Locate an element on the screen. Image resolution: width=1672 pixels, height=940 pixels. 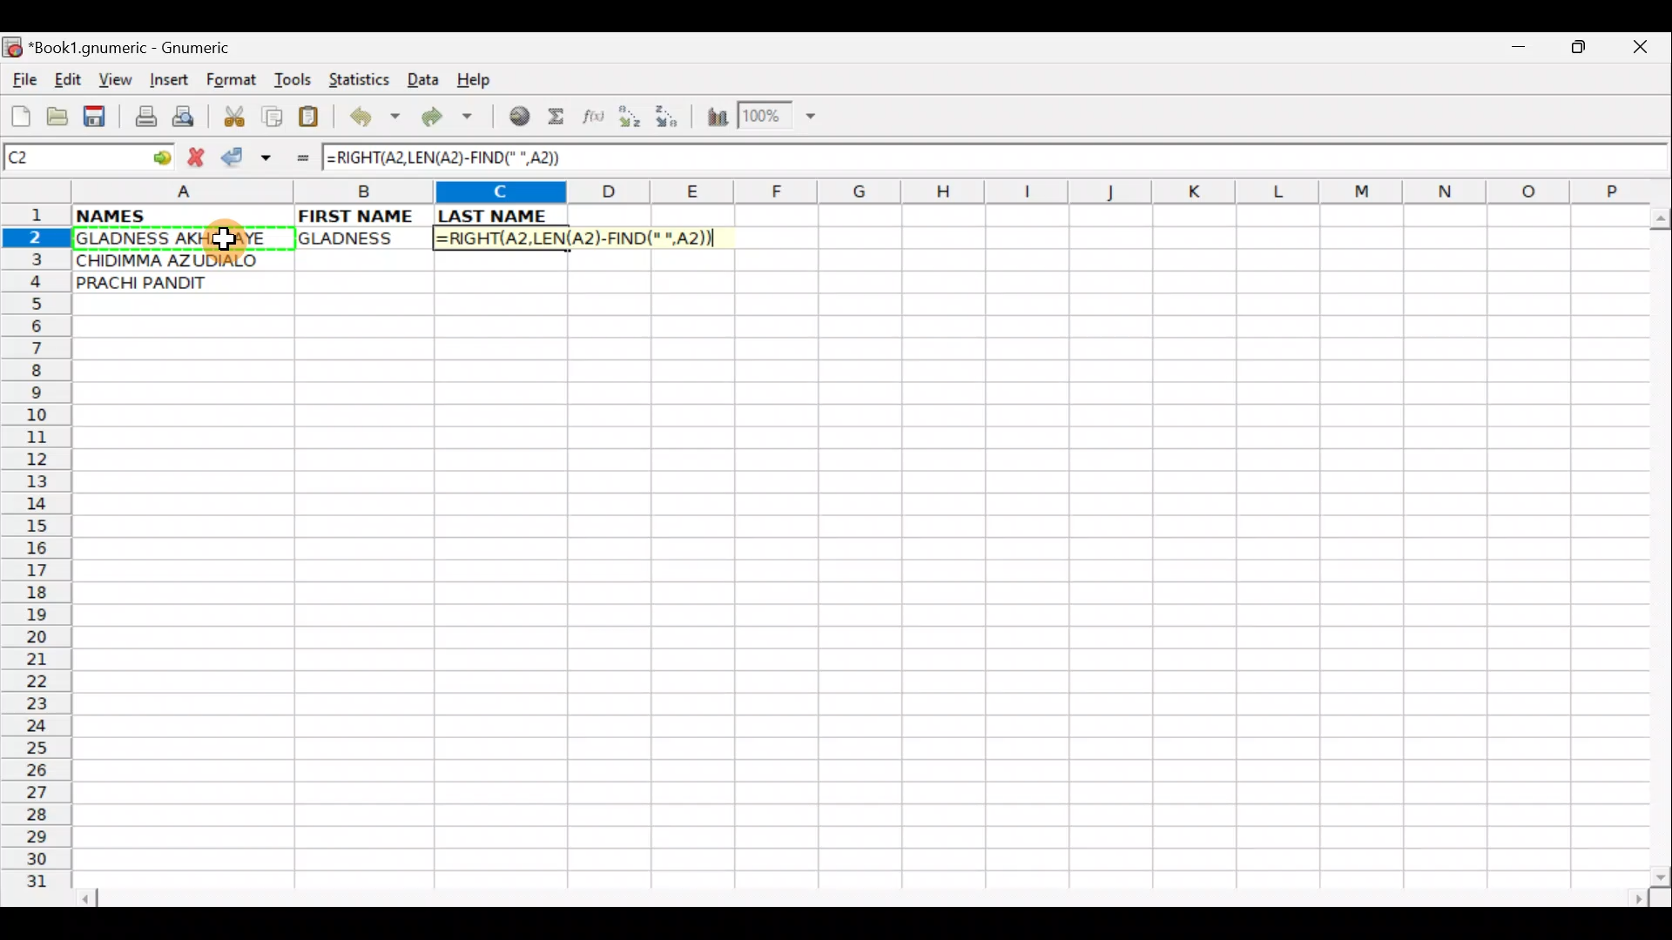
PRACHI PANDIT is located at coordinates (172, 283).